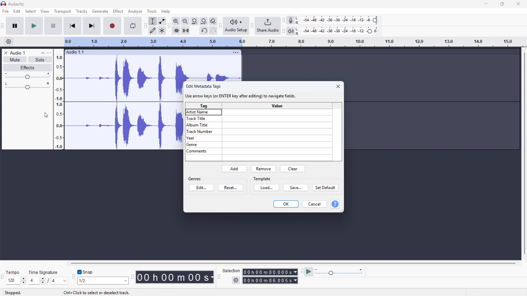 The height and width of the screenshot is (296, 527). Describe the element at coordinates (236, 280) in the screenshot. I see `selection settings` at that location.